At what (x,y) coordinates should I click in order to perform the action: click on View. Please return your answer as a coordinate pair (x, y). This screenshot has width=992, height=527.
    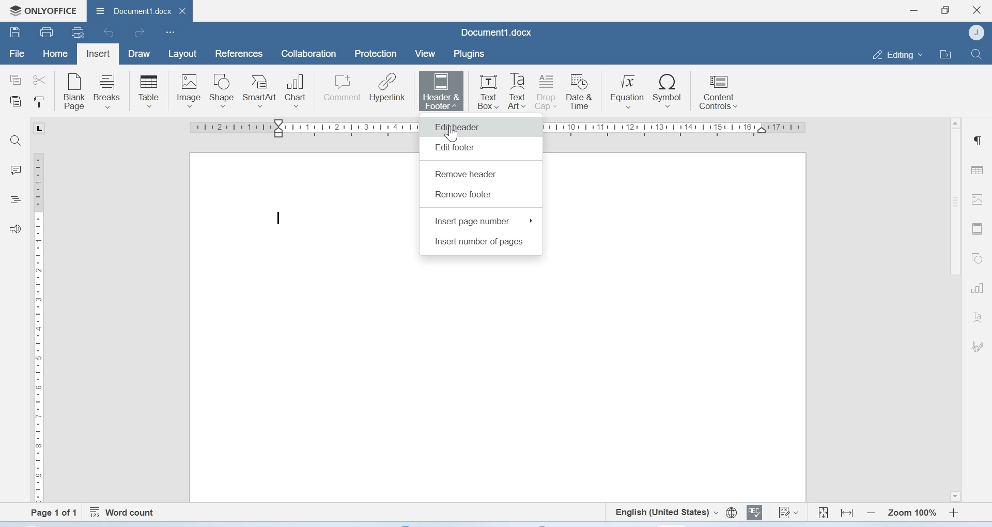
    Looking at the image, I should click on (426, 54).